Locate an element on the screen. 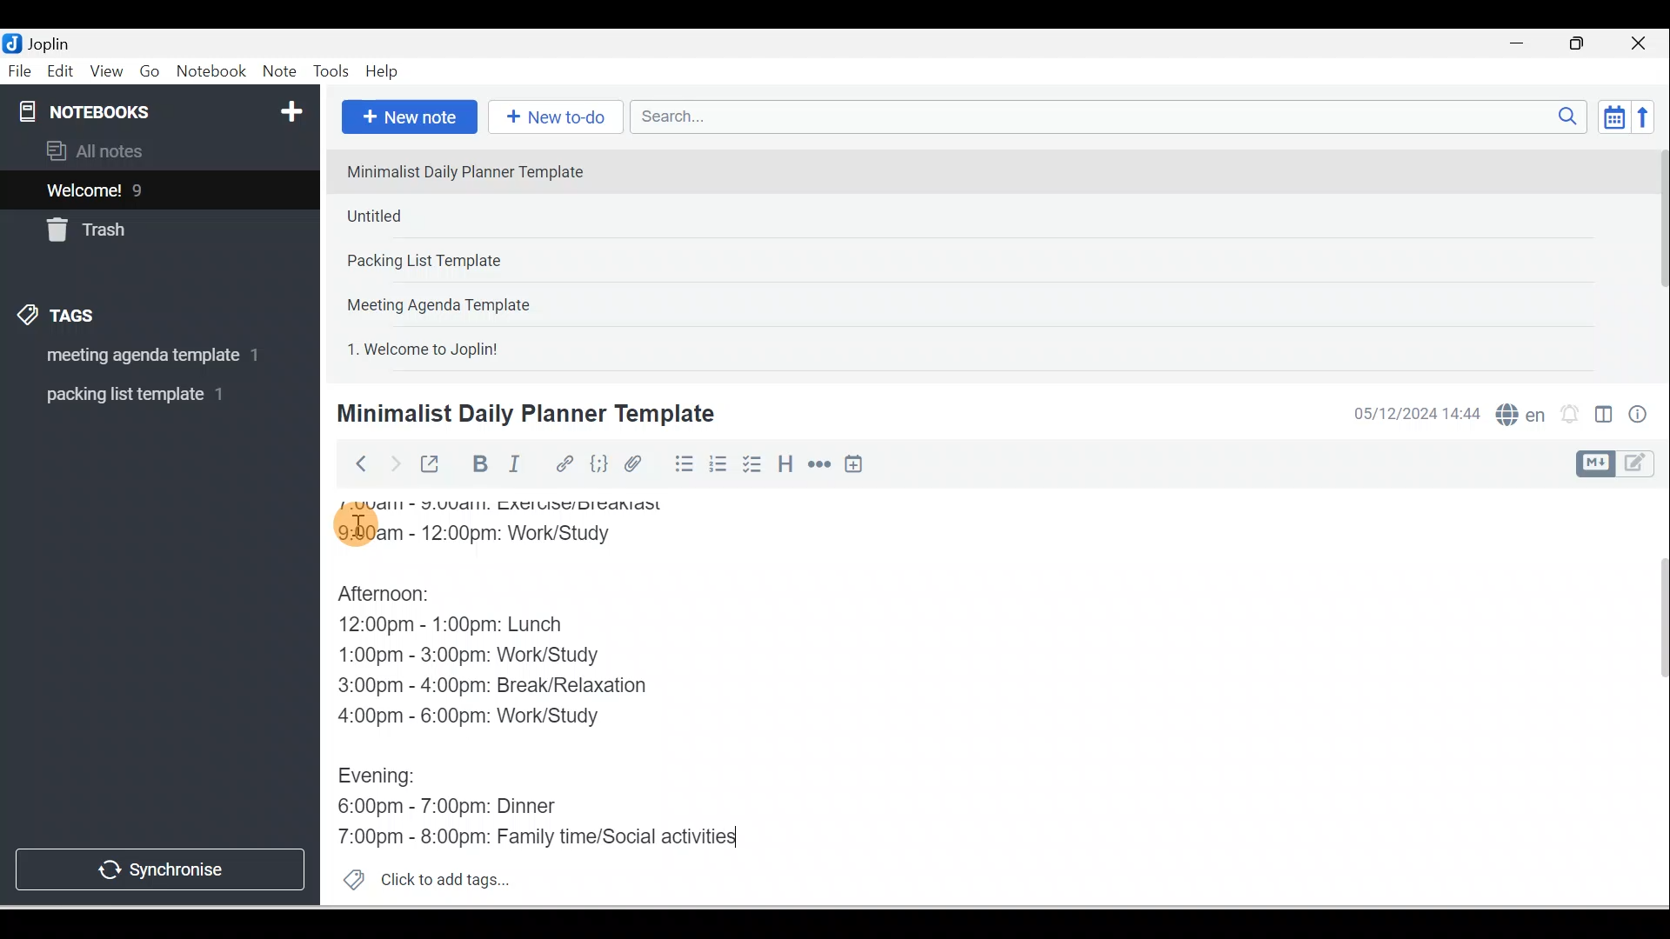  Trash is located at coordinates (128, 225).